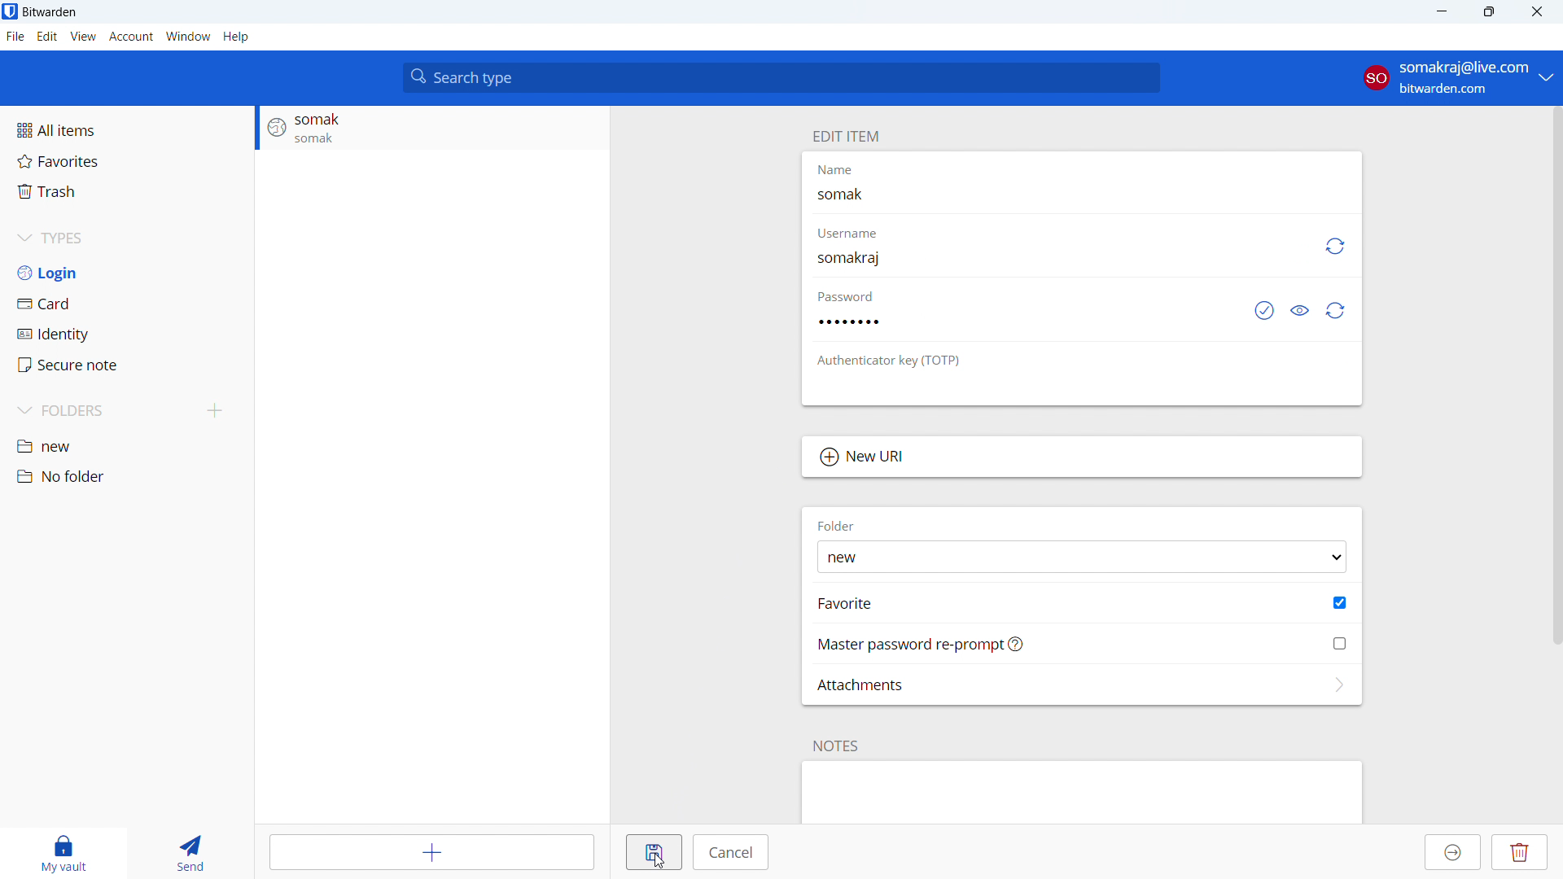  Describe the element at coordinates (431, 129) in the screenshot. I see `login entry` at that location.